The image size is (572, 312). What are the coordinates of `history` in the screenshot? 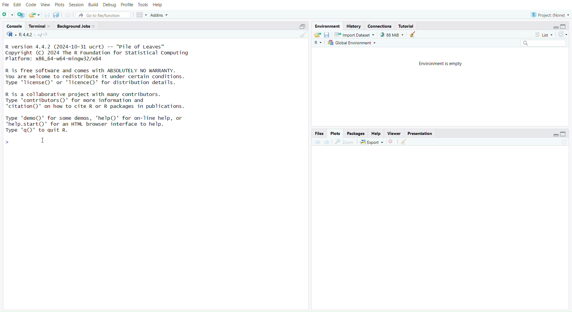 It's located at (354, 26).